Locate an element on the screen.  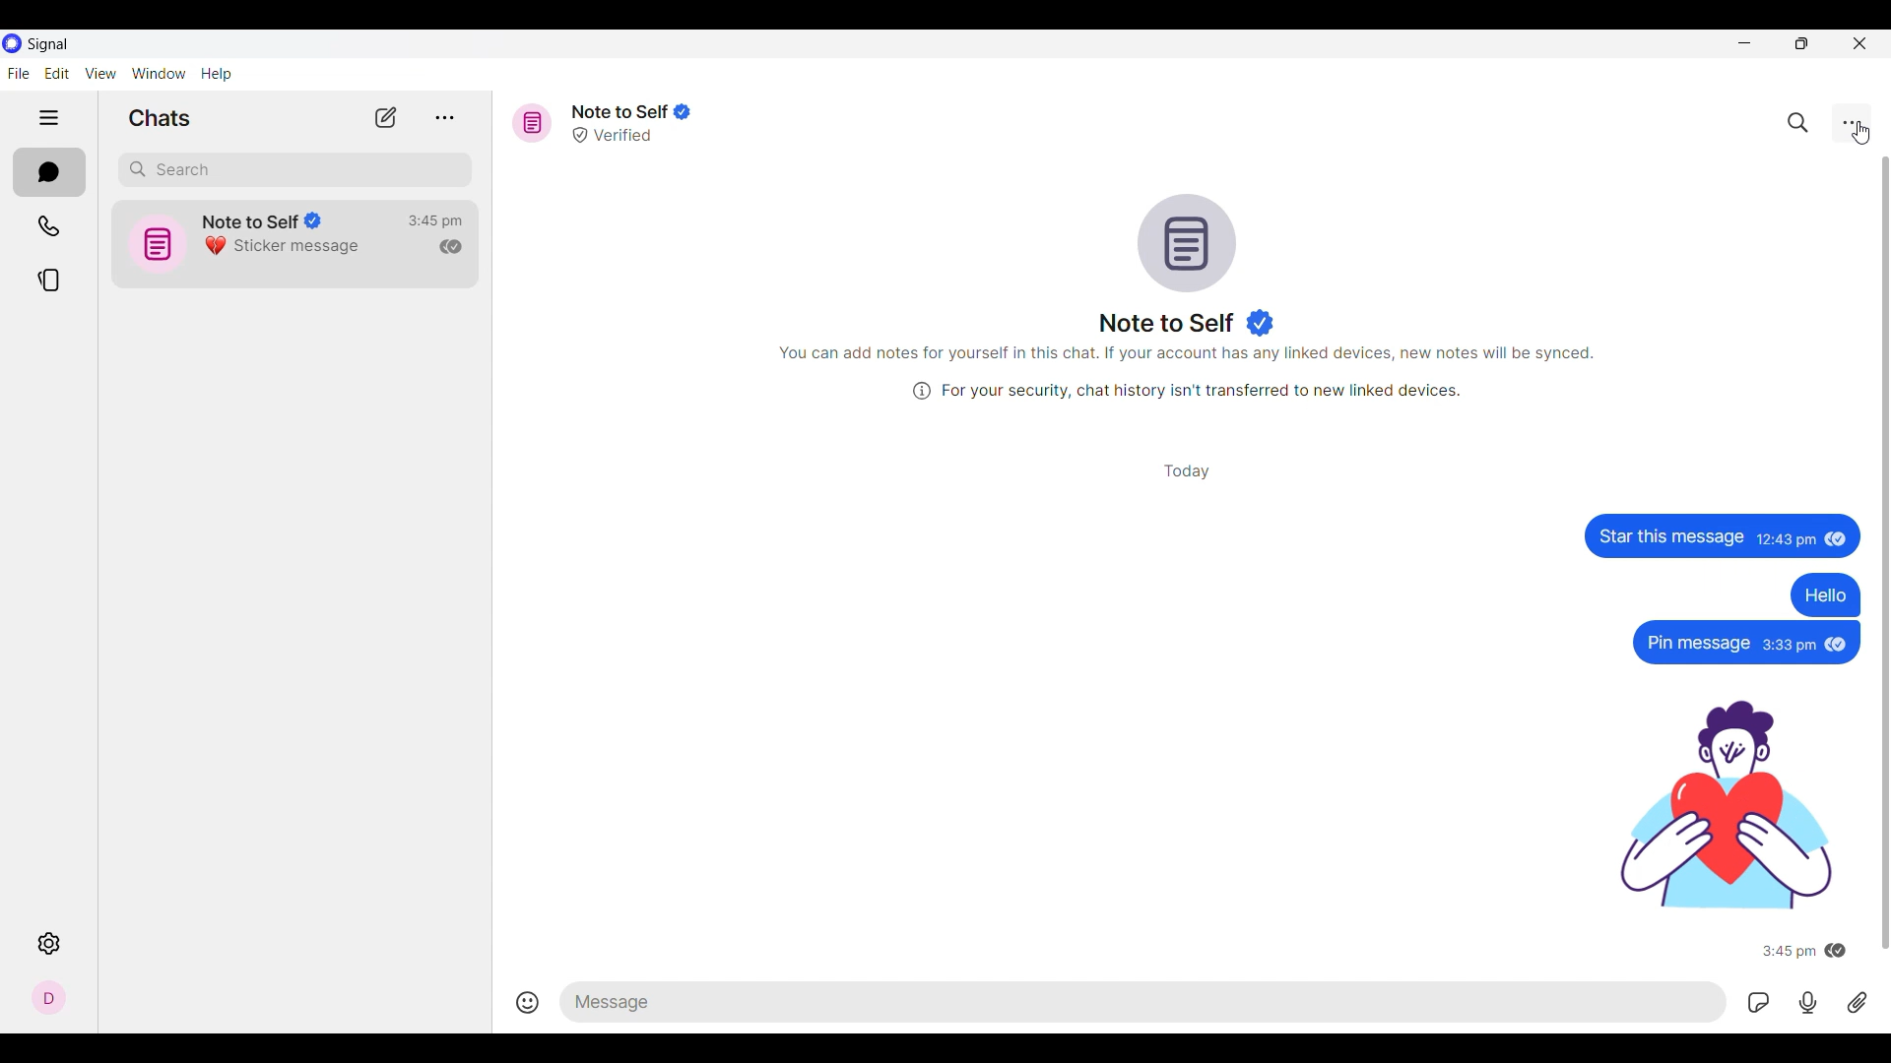
Type in text message is located at coordinates (1145, 1002).